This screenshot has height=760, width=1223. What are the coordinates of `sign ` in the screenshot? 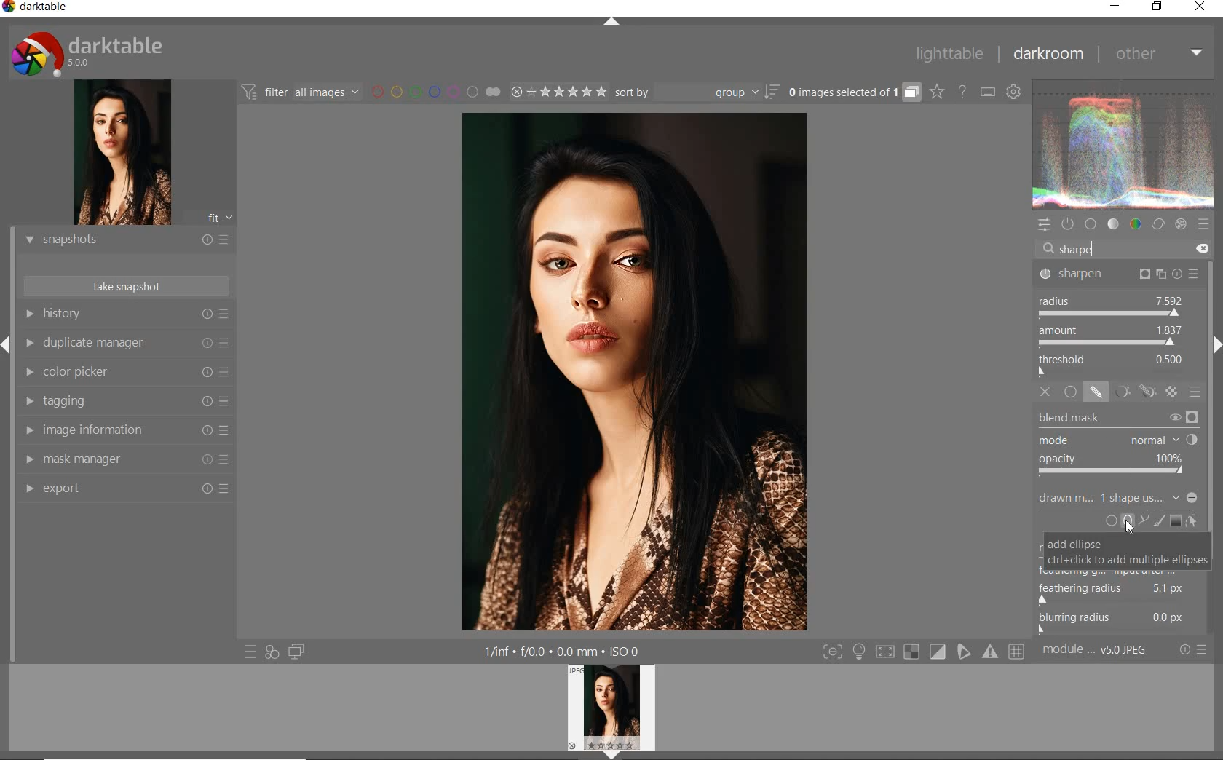 It's located at (912, 653).